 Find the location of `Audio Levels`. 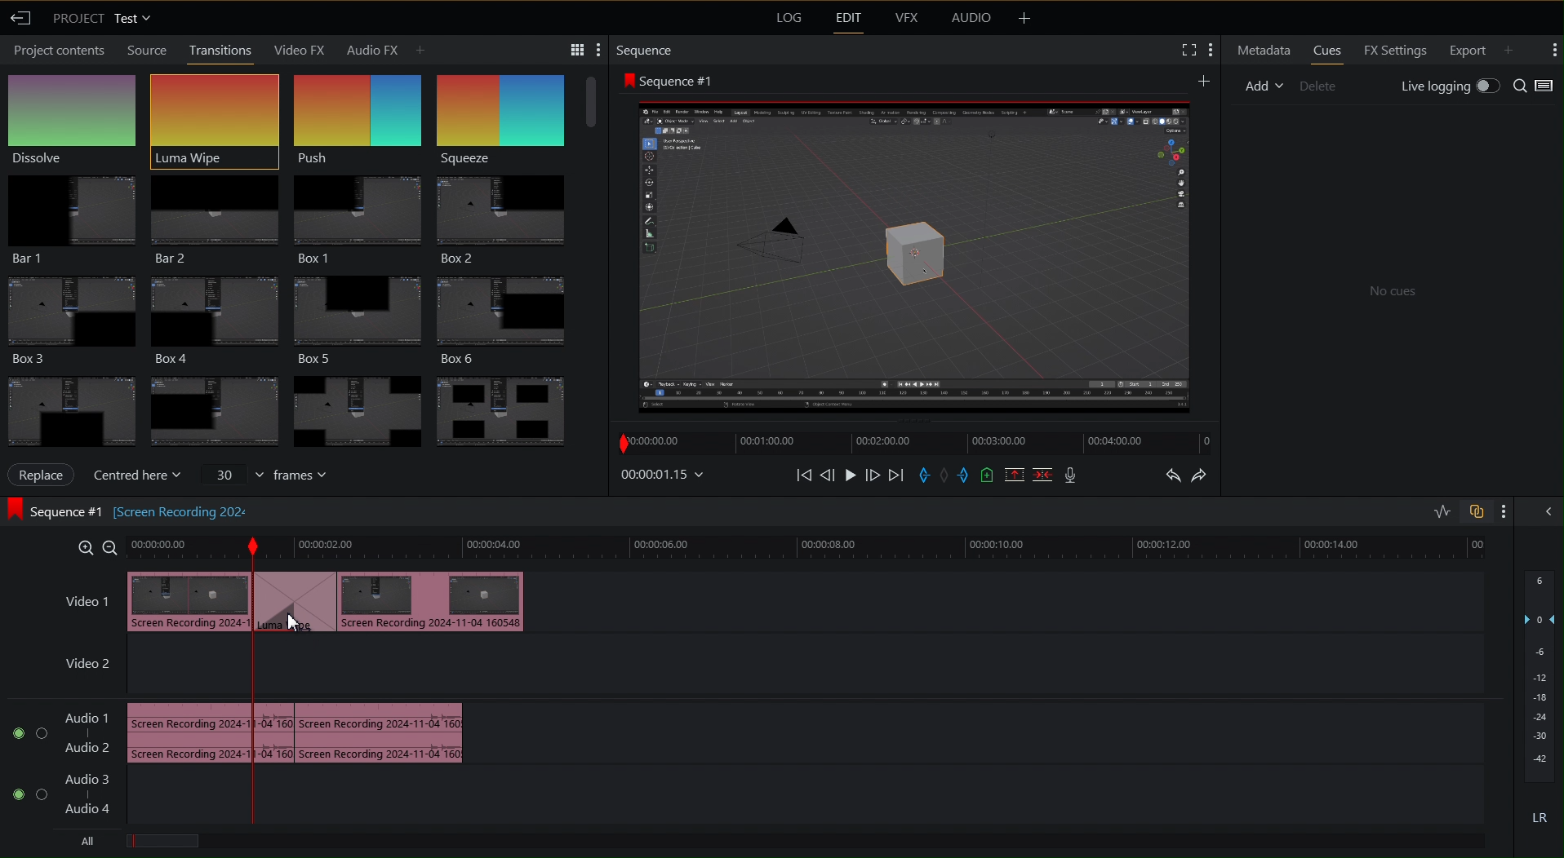

Audio Levels is located at coordinates (1540, 701).